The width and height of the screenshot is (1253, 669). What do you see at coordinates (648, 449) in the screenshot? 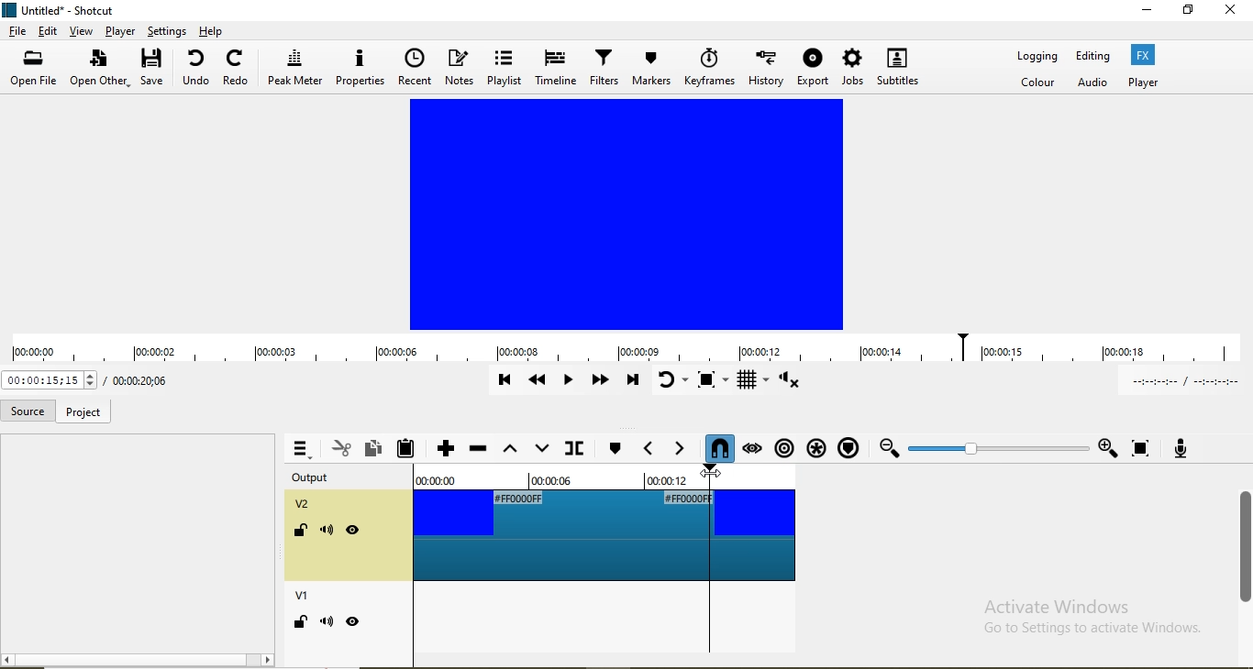
I see `Previous marker` at bounding box center [648, 449].